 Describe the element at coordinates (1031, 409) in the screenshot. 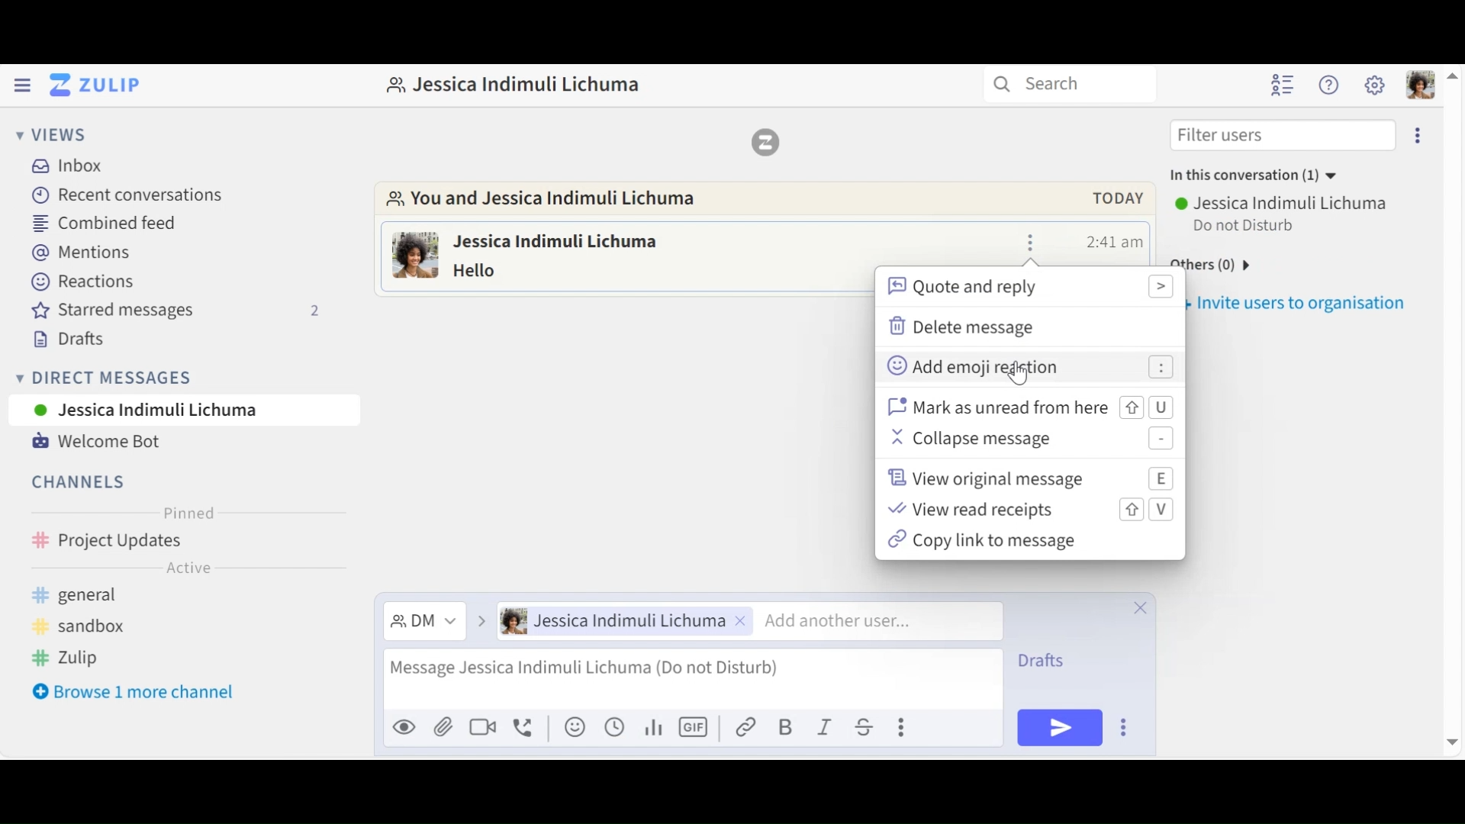

I see `Mark as unread from here` at that location.